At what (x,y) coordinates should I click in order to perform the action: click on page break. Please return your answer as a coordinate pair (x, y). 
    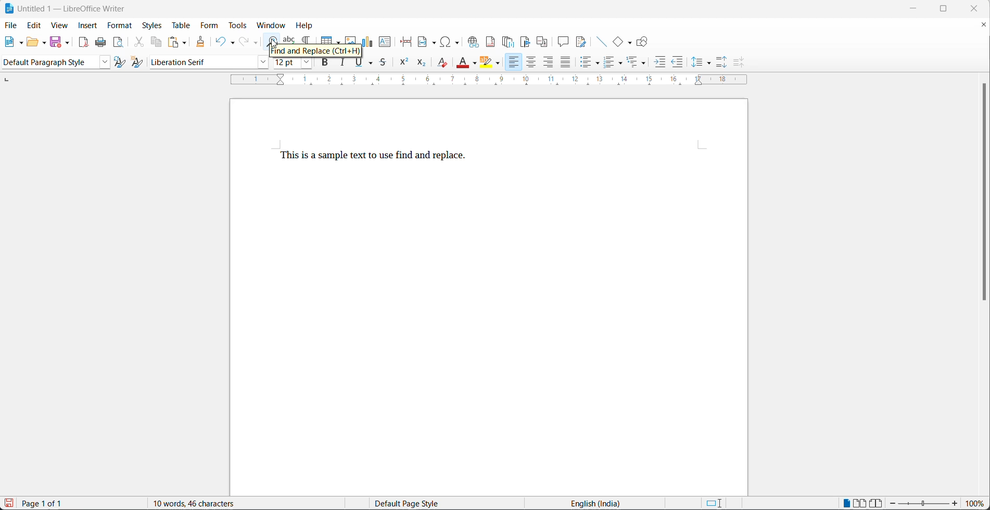
    Looking at the image, I should click on (407, 42).